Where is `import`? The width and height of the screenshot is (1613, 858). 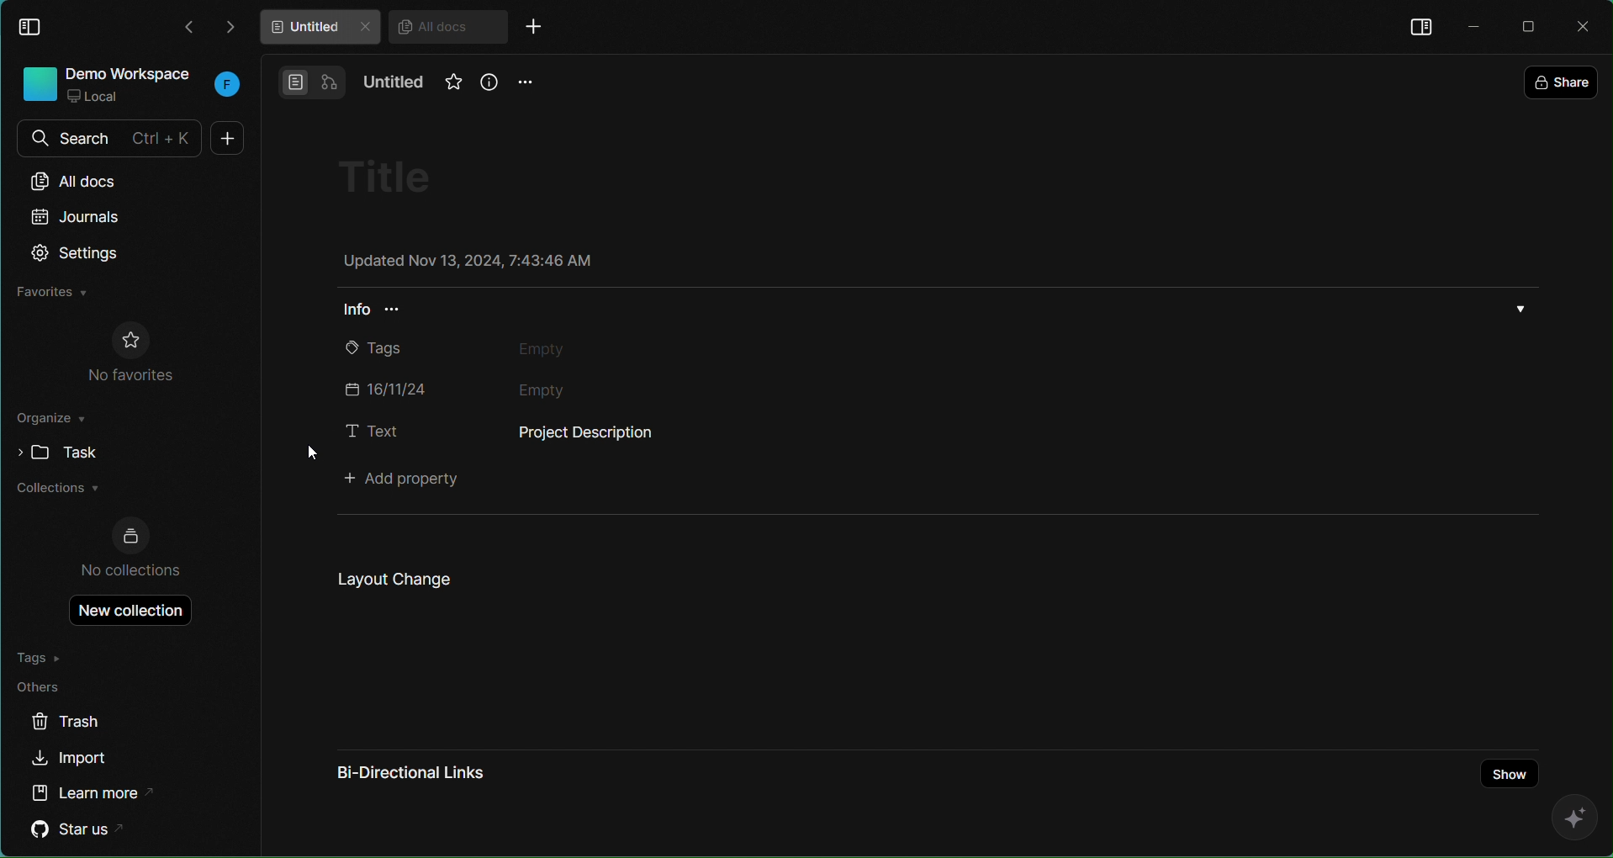 import is located at coordinates (71, 760).